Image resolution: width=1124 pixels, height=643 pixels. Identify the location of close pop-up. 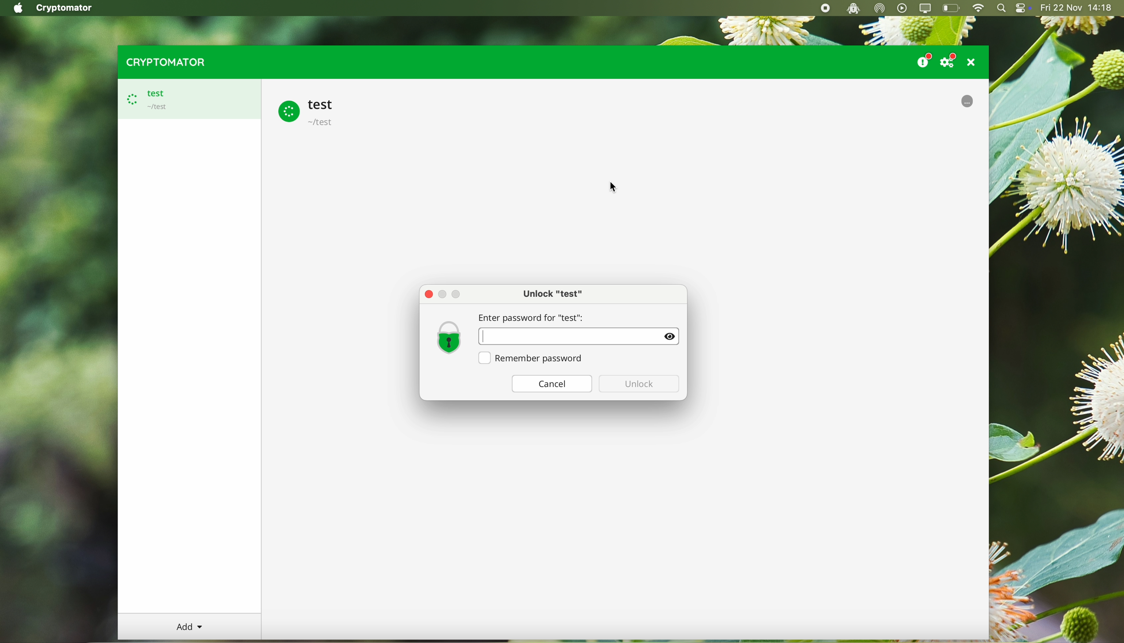
(429, 295).